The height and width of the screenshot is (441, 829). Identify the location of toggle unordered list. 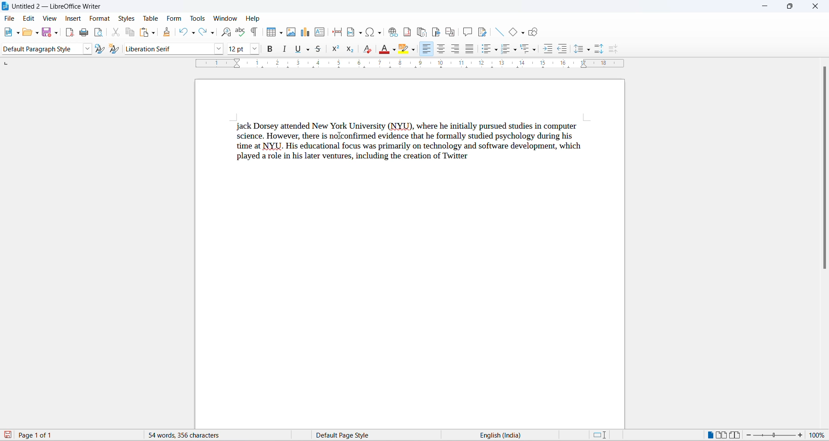
(485, 50).